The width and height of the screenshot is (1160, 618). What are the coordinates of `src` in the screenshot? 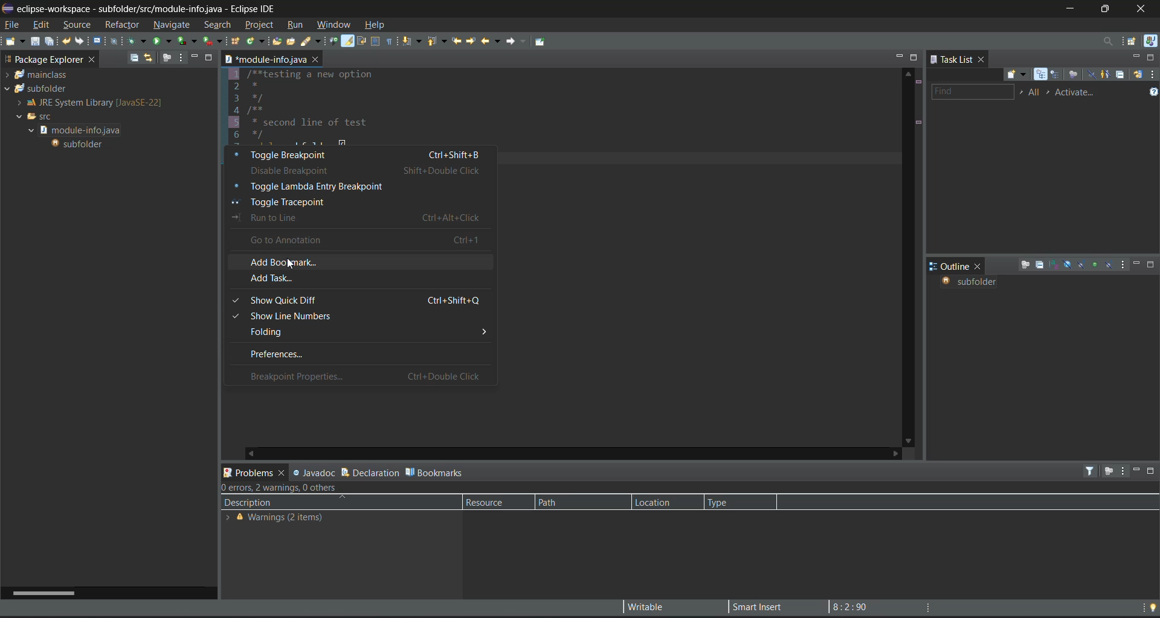 It's located at (37, 116).